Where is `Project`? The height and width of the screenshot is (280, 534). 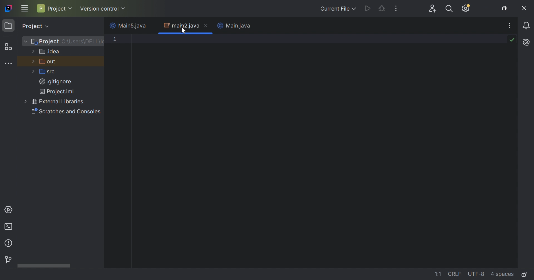 Project is located at coordinates (45, 42).